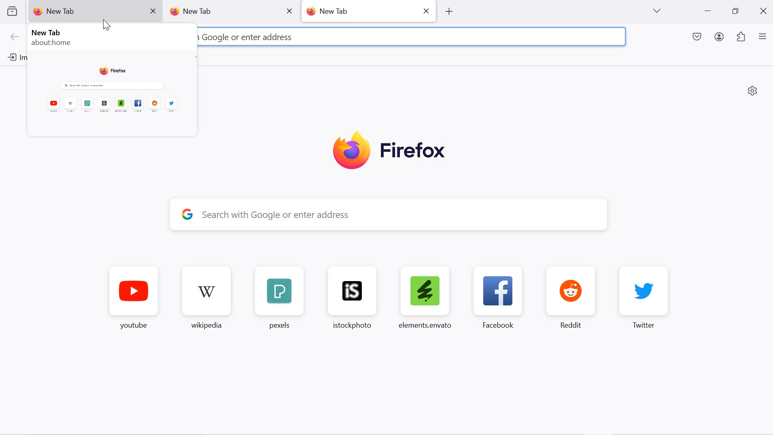 The width and height of the screenshot is (773, 435). What do you see at coordinates (762, 37) in the screenshot?
I see `application menu` at bounding box center [762, 37].